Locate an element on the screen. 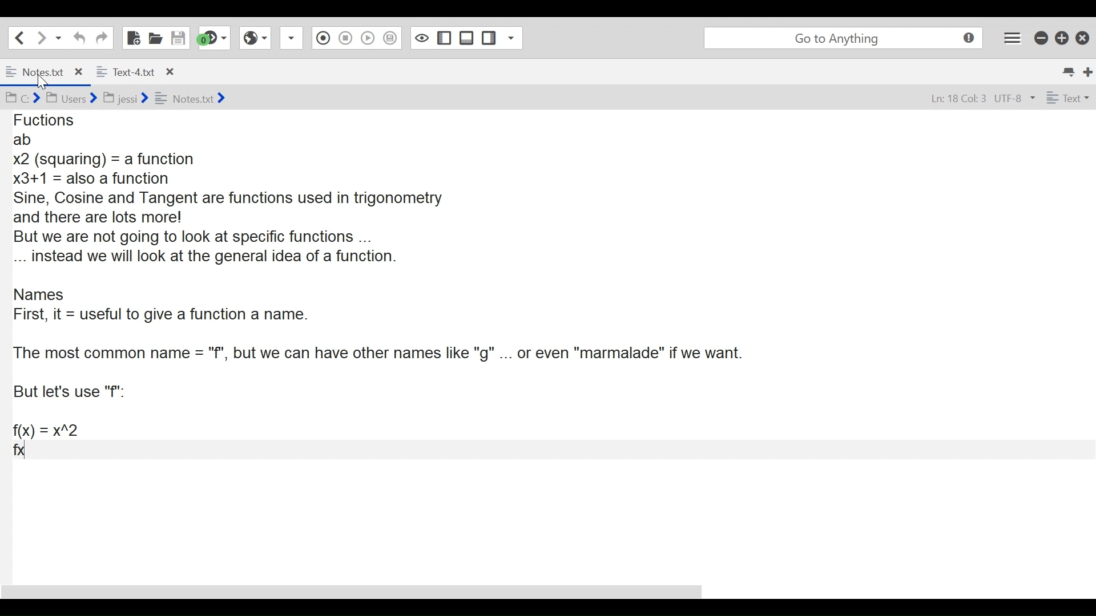  Show/hide Bottom Sidebar is located at coordinates (466, 38).